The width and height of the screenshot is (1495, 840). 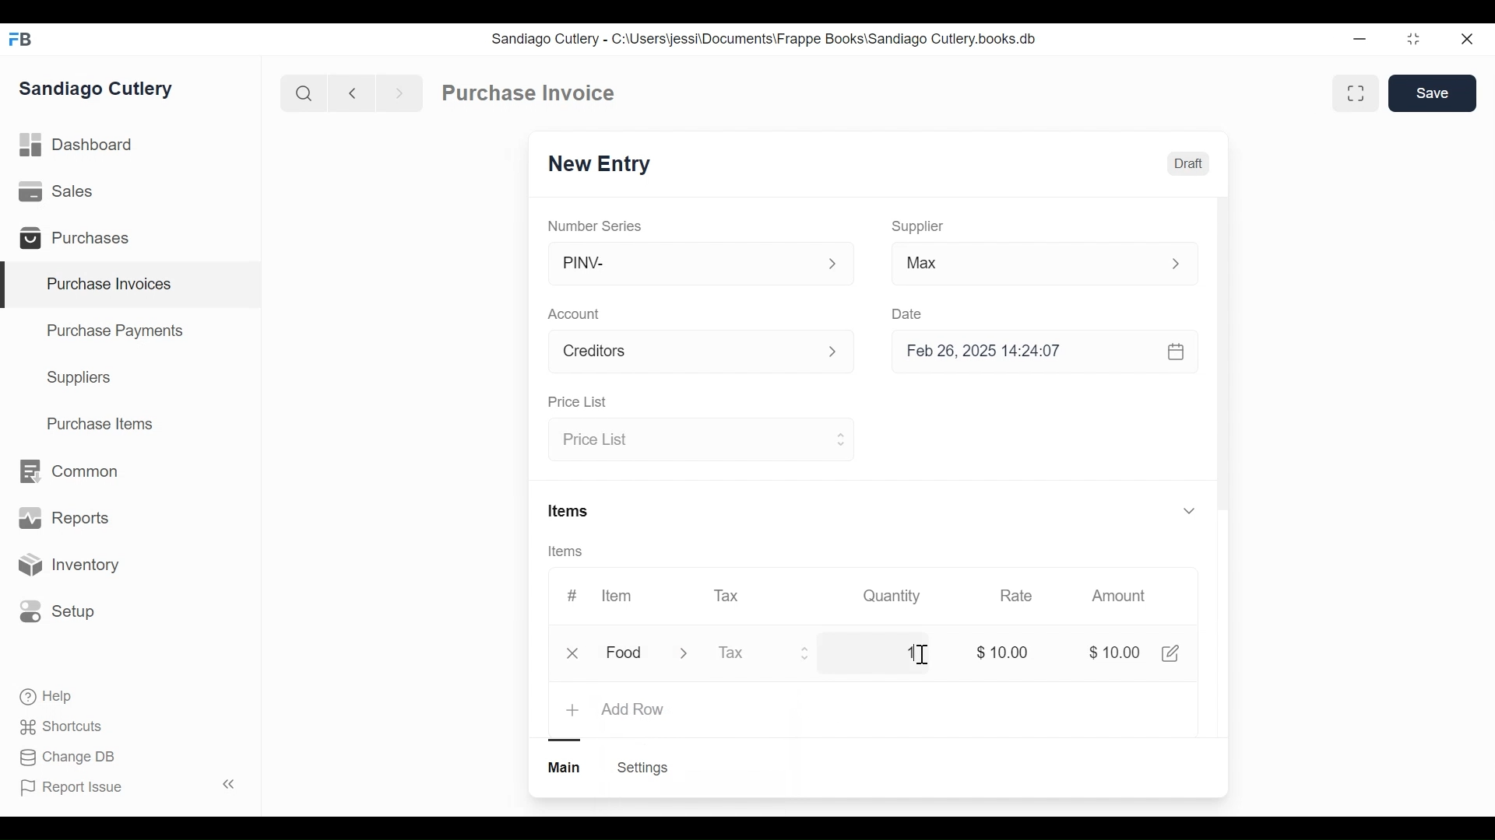 I want to click on Quantity, so click(x=890, y=595).